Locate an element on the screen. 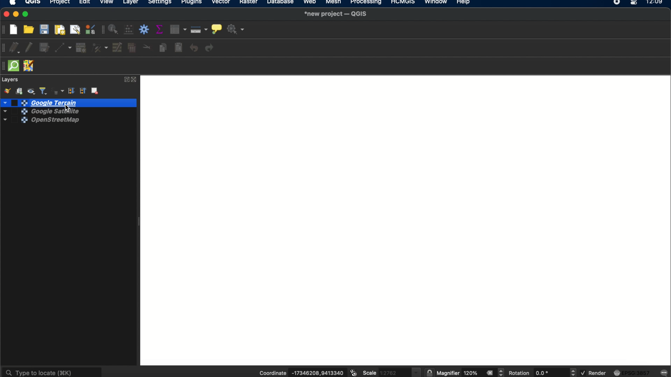 The image size is (671, 377). toolbox is located at coordinates (145, 30).